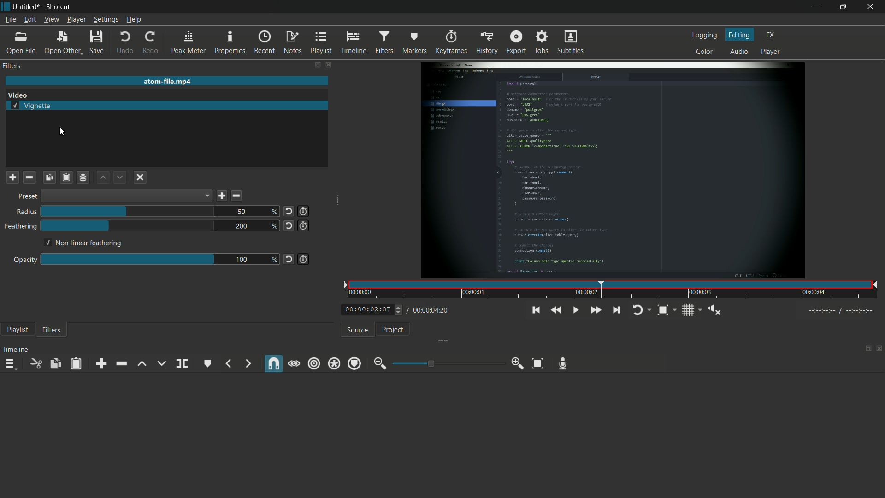 The image size is (885, 498). What do you see at coordinates (516, 43) in the screenshot?
I see `export` at bounding box center [516, 43].